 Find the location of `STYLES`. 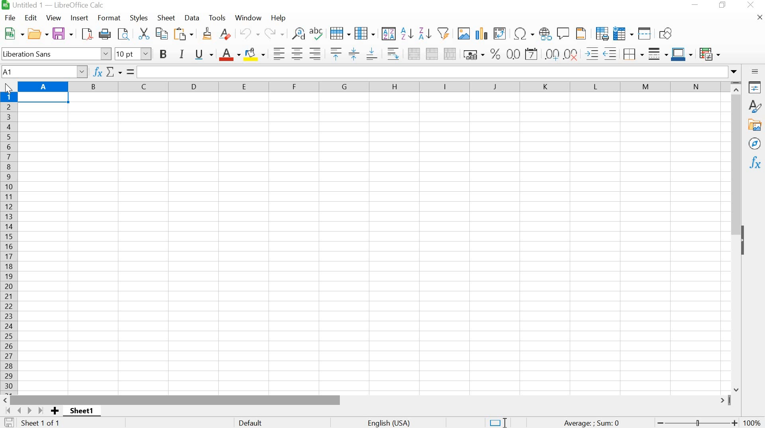

STYLES is located at coordinates (139, 18).